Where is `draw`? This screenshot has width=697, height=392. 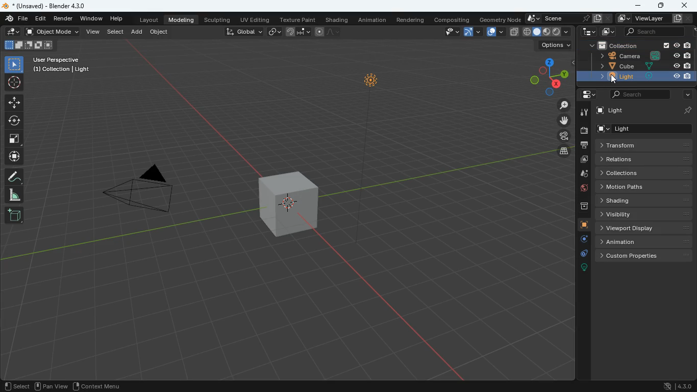
draw is located at coordinates (14, 176).